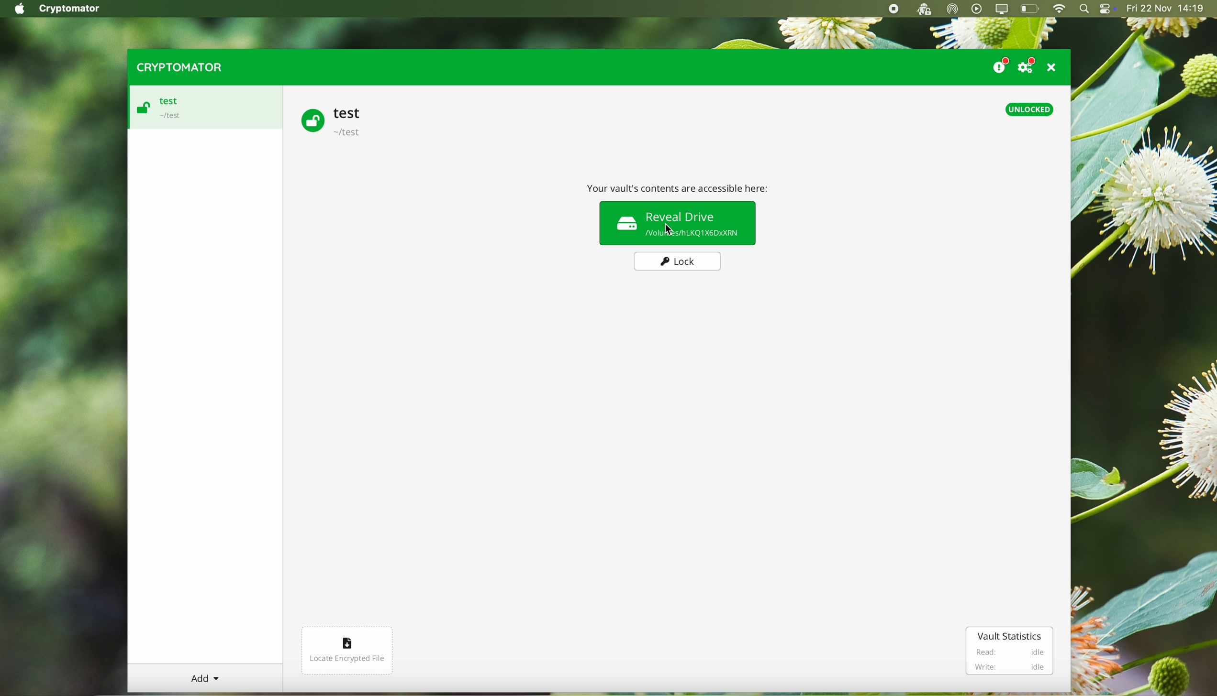 The image size is (1217, 696). I want to click on wifi, so click(1059, 9).